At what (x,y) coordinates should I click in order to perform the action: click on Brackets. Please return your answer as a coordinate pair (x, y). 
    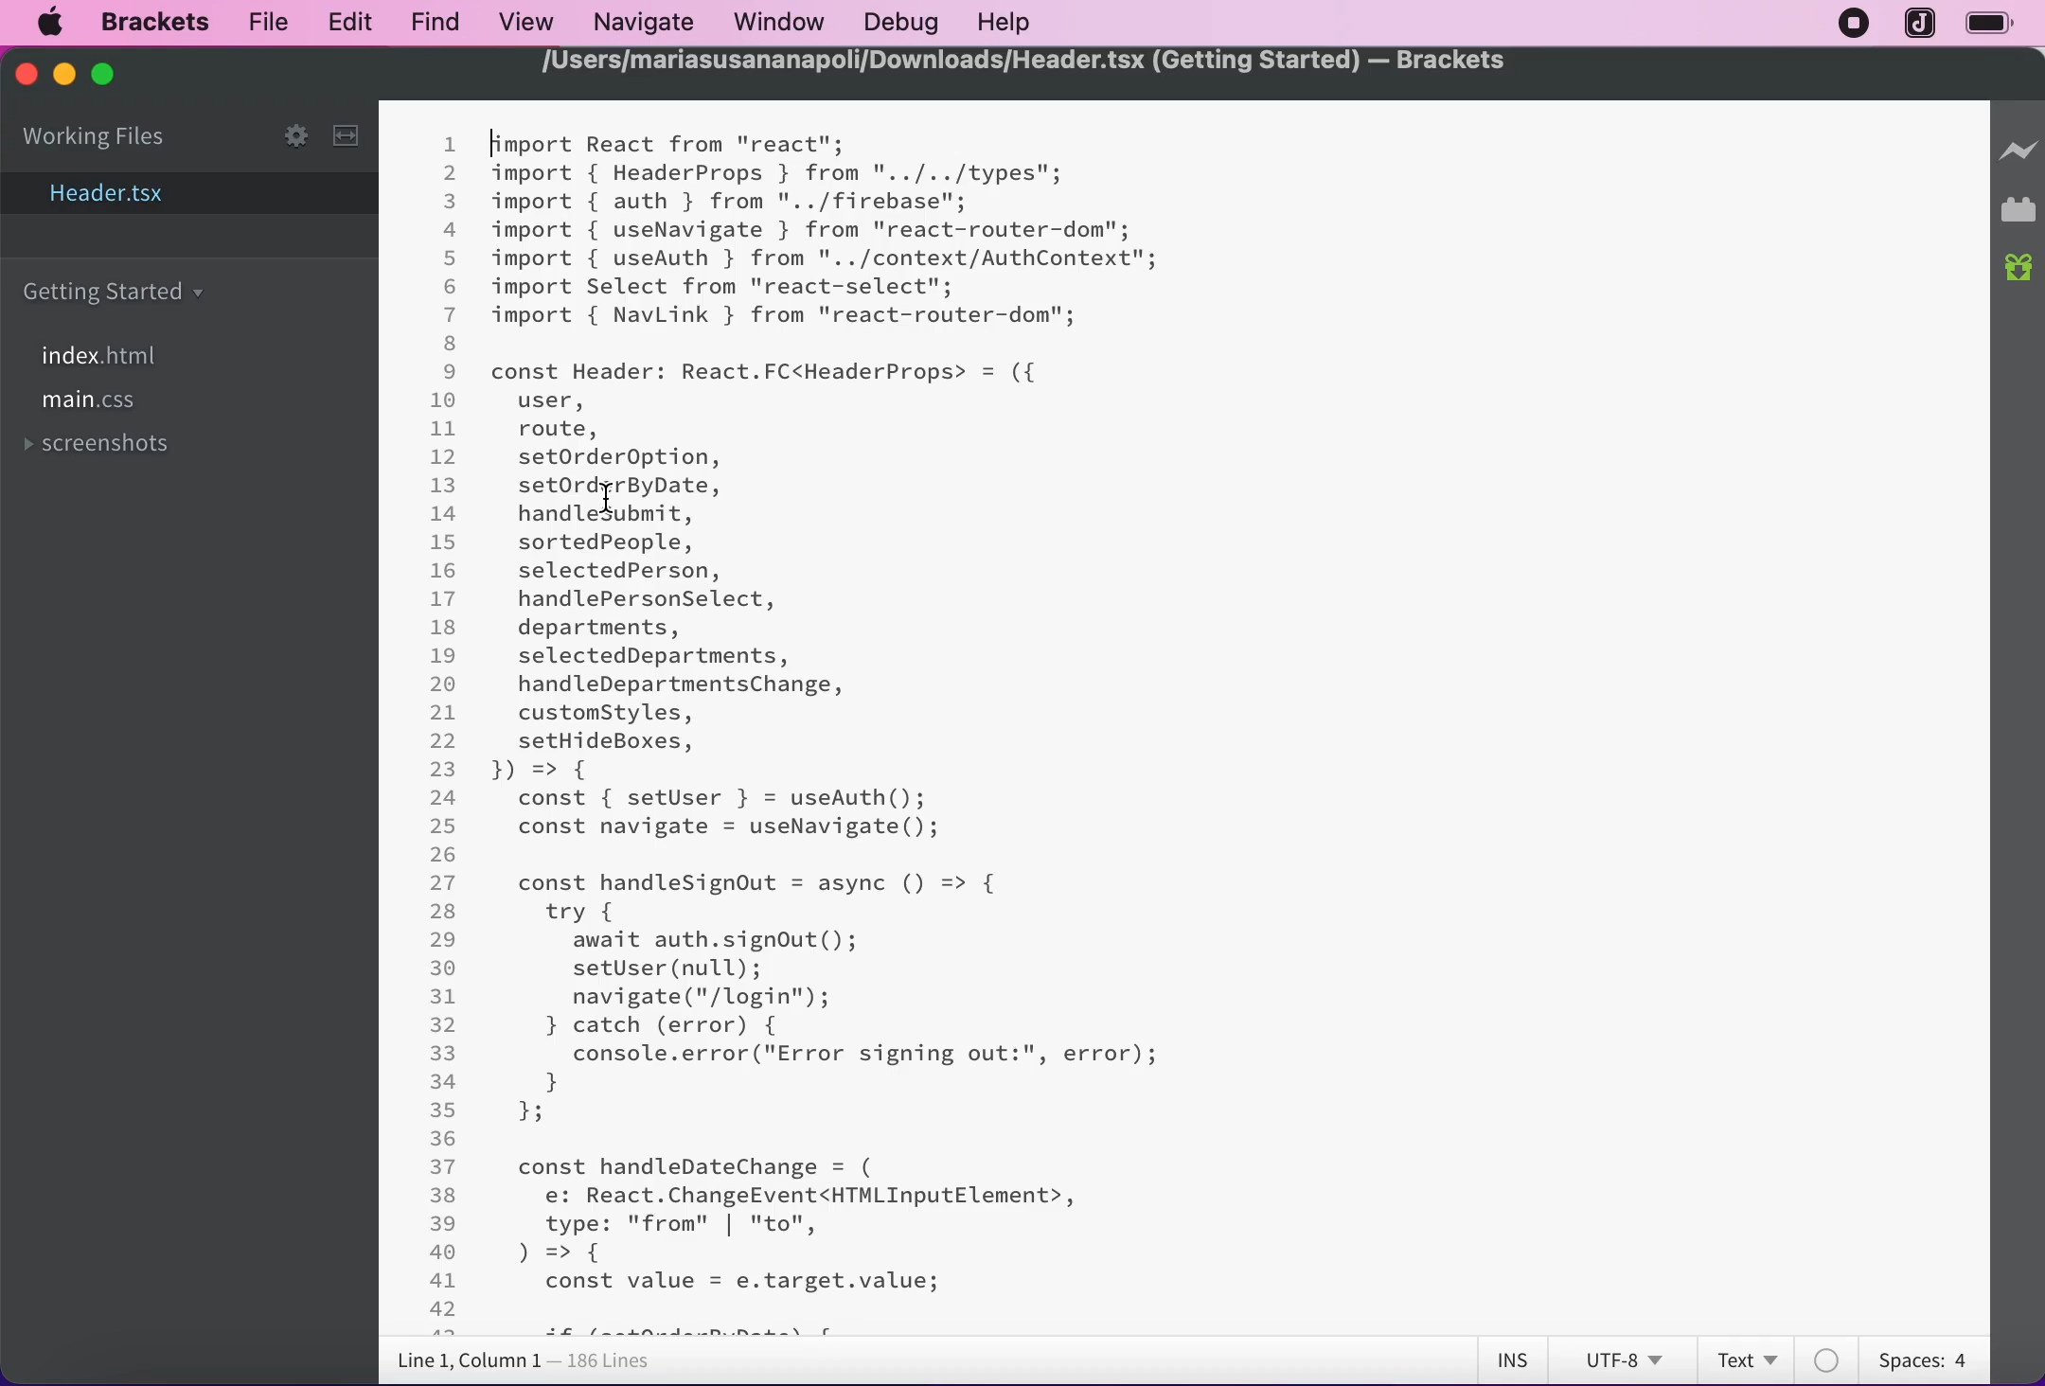
    Looking at the image, I should click on (155, 23).